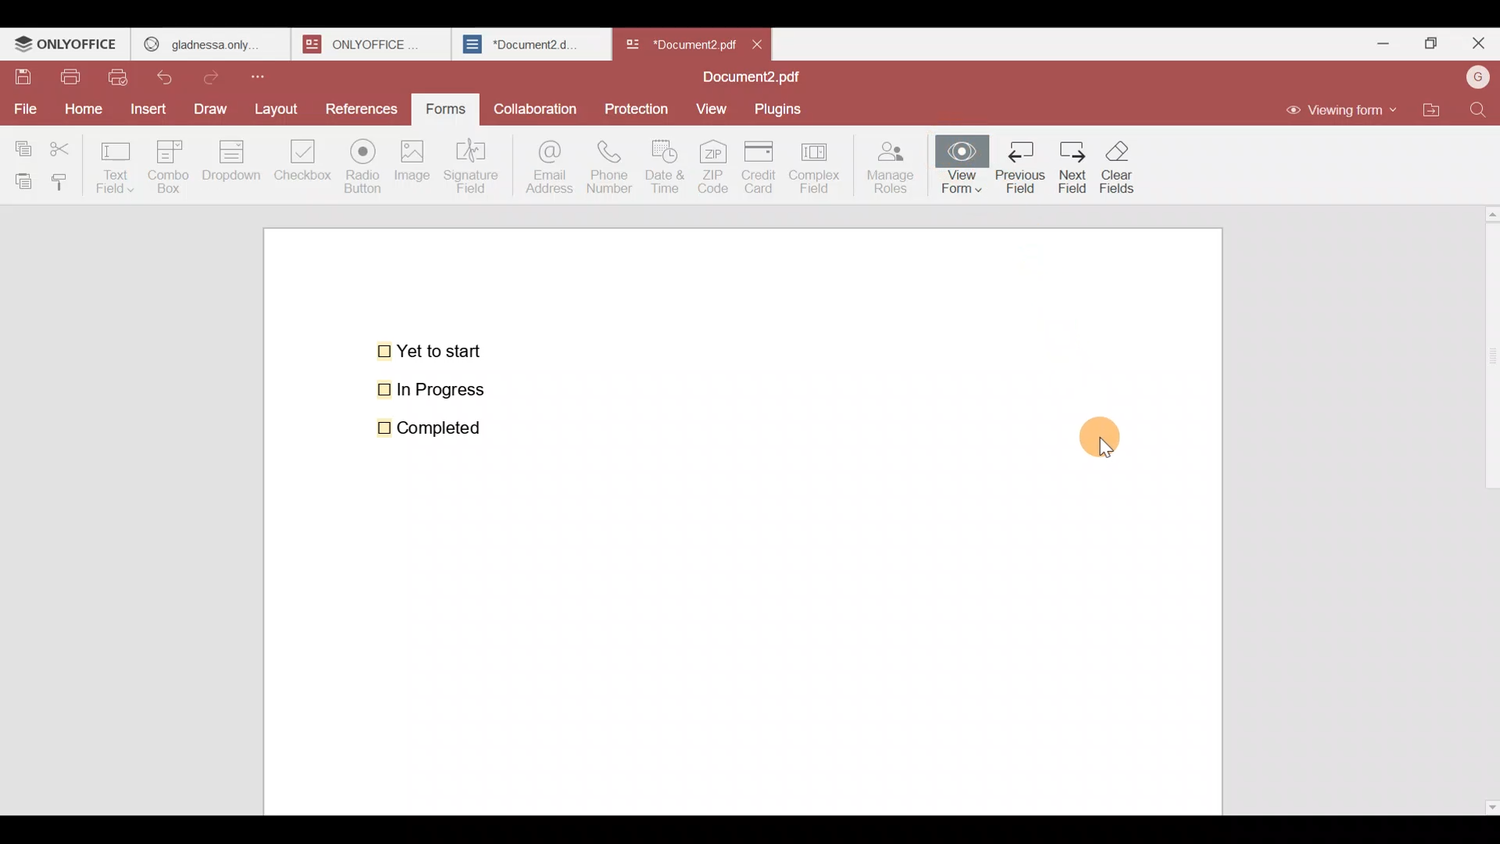 Image resolution: width=1500 pixels, height=844 pixels. I want to click on Signature field, so click(476, 164).